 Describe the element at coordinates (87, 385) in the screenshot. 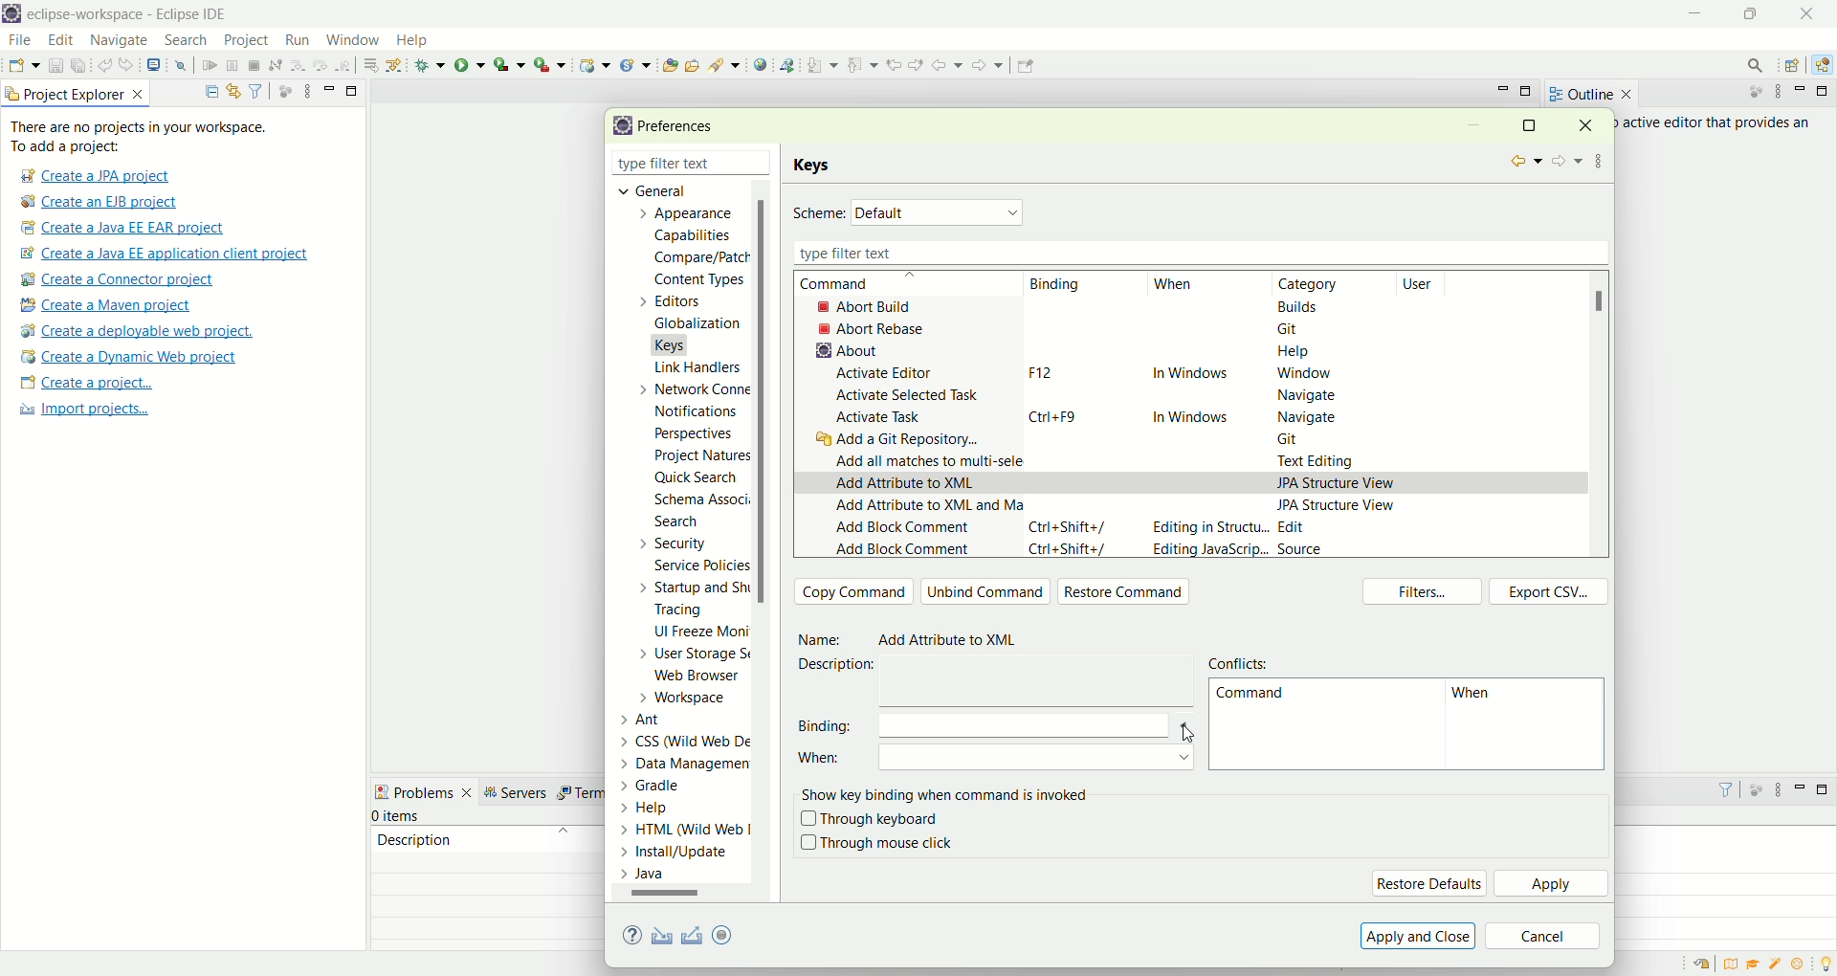

I see `create a project` at that location.